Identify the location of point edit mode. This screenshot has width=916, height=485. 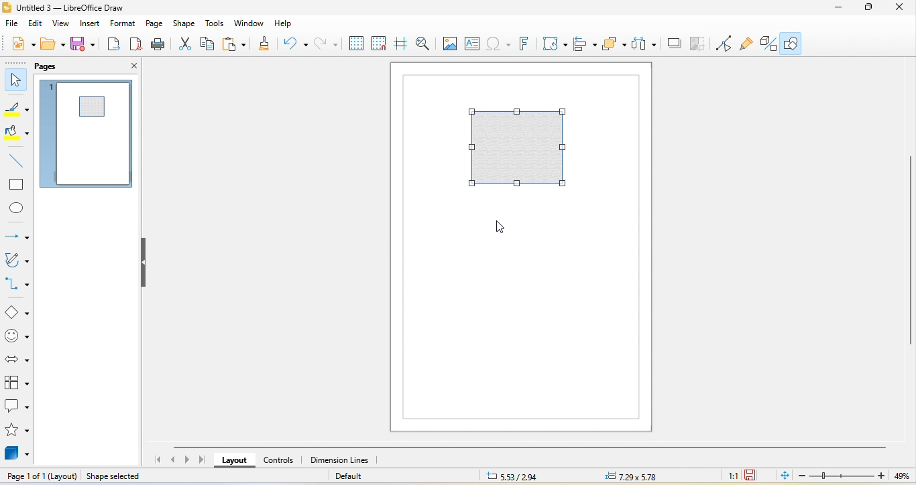
(724, 44).